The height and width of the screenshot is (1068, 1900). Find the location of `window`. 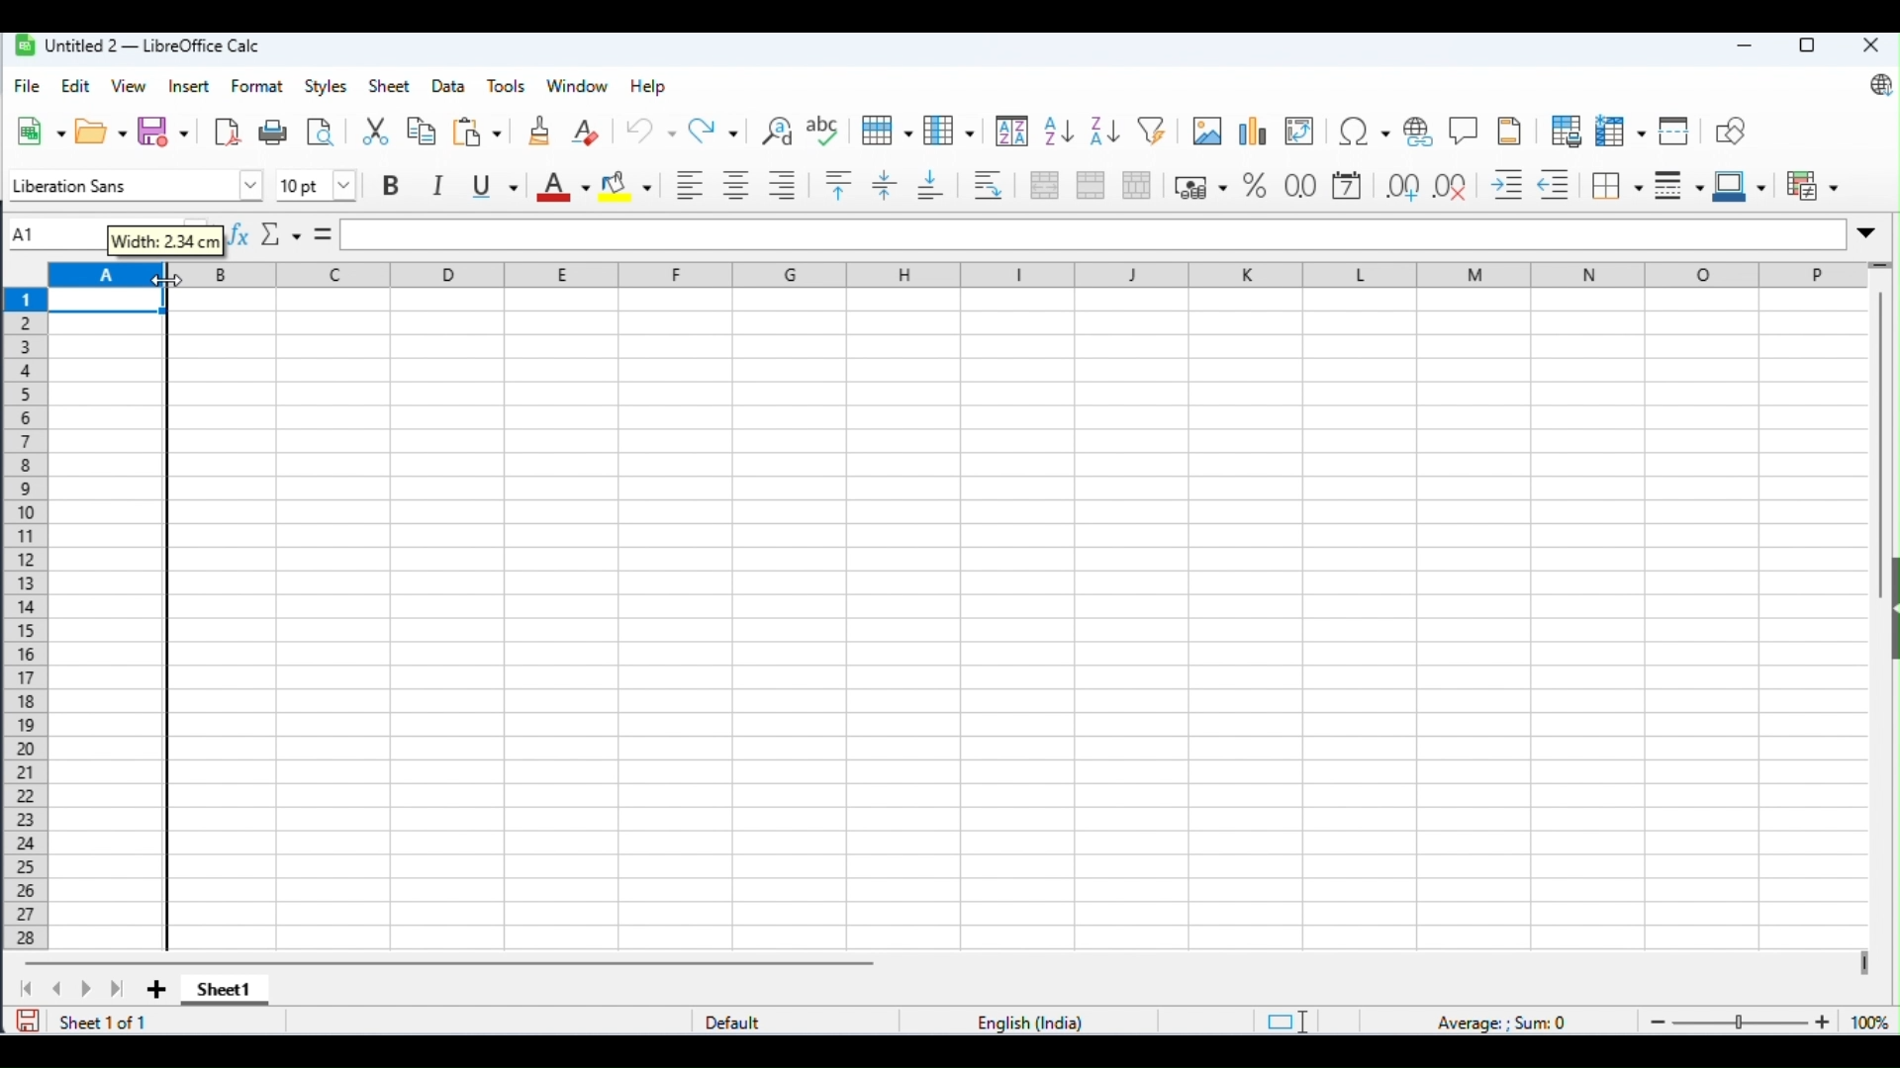

window is located at coordinates (580, 86).